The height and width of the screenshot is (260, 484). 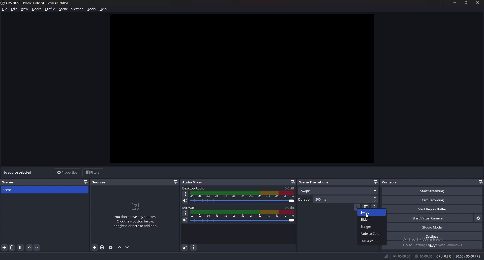 What do you see at coordinates (373, 234) in the screenshot?
I see `fade to color` at bounding box center [373, 234].